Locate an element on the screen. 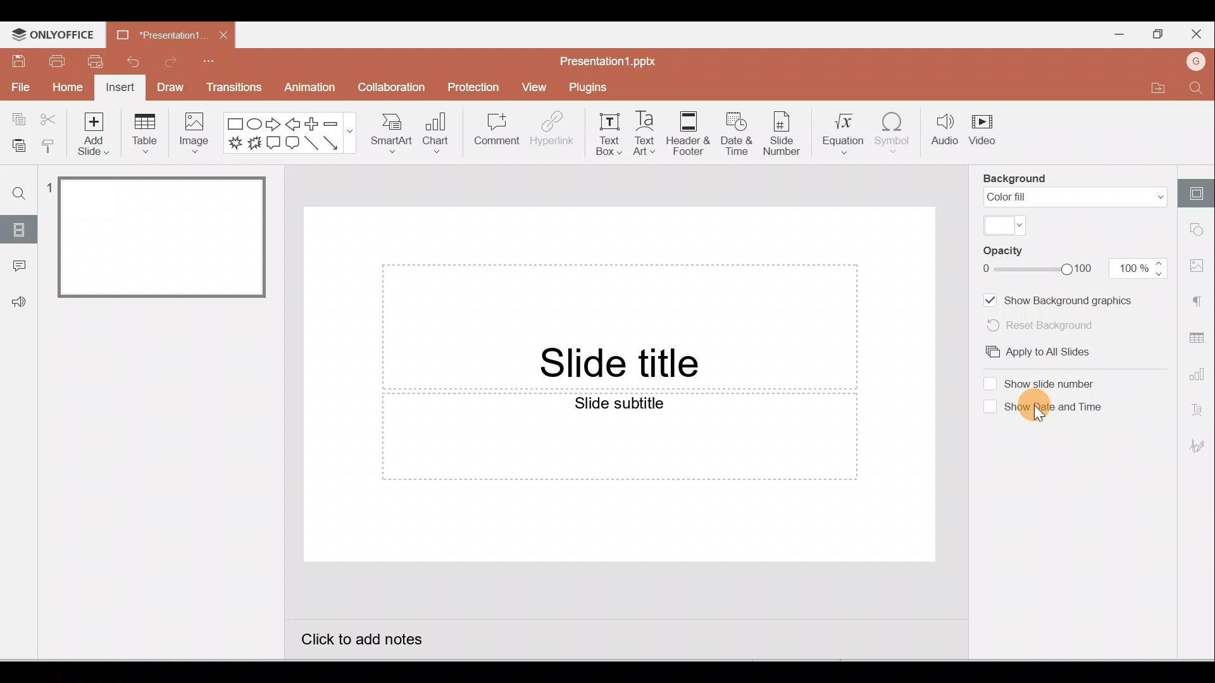 The height and width of the screenshot is (683, 1215). Right arrow is located at coordinates (273, 123).